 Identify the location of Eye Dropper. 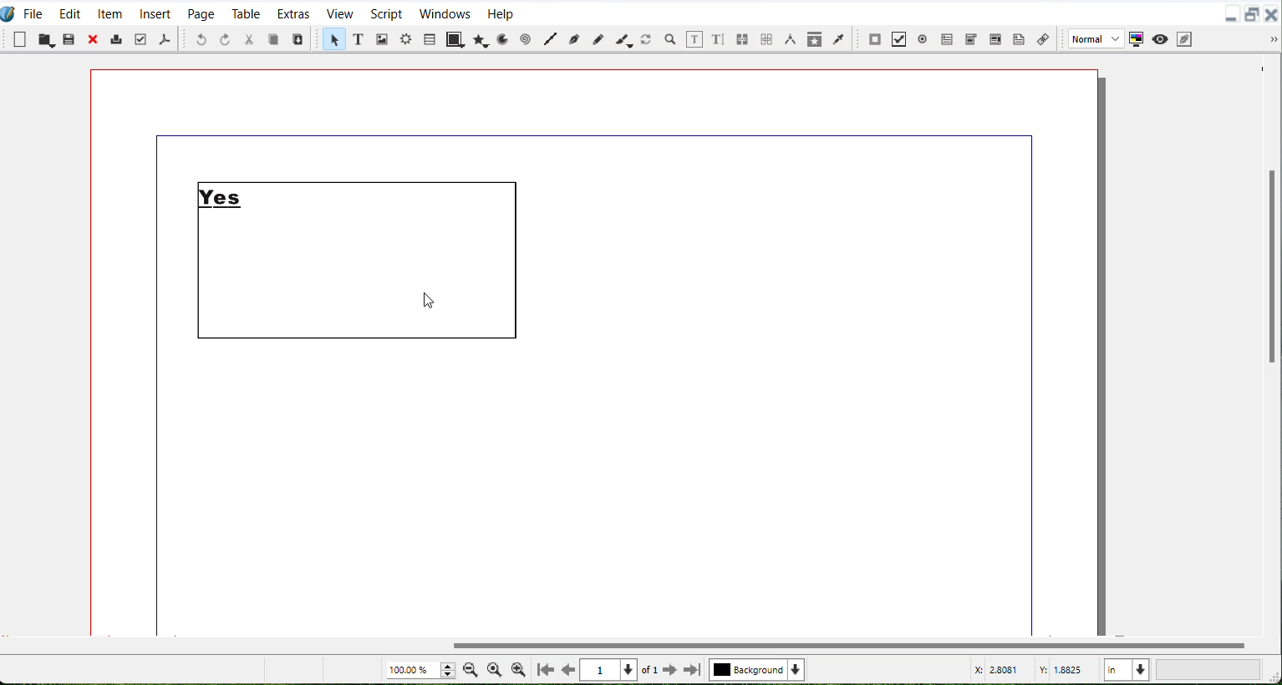
(840, 38).